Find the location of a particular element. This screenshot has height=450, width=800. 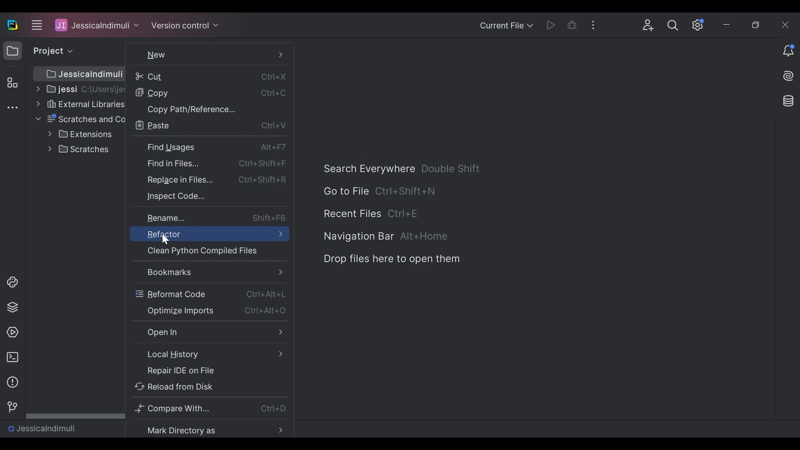

Project Name is located at coordinates (97, 25).